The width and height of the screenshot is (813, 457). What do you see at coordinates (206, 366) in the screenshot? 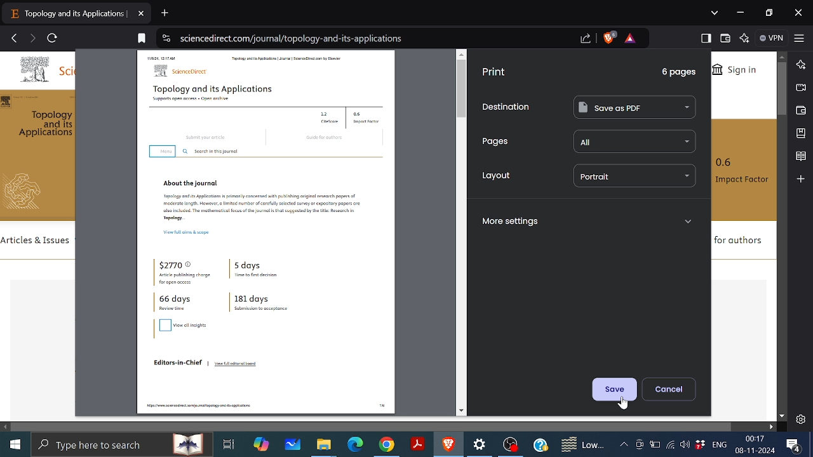
I see `Editors-in-Chief | View full editorial board` at bounding box center [206, 366].